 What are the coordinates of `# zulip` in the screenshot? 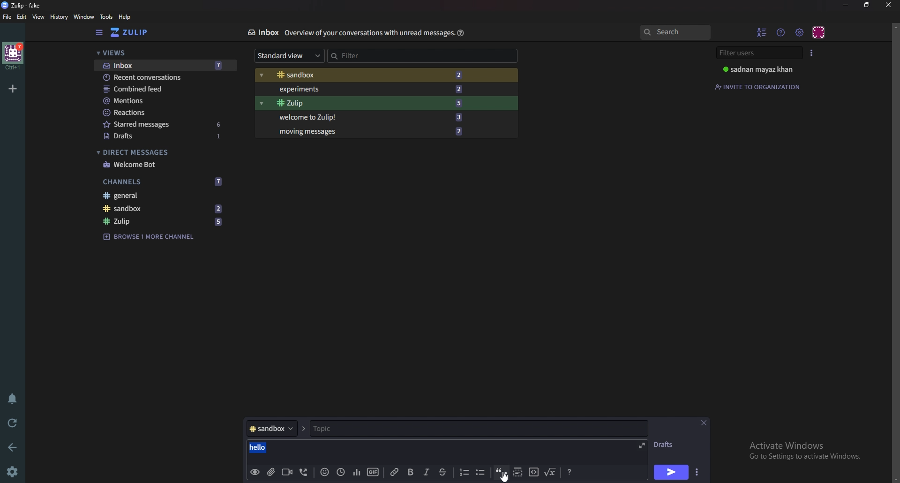 It's located at (135, 221).